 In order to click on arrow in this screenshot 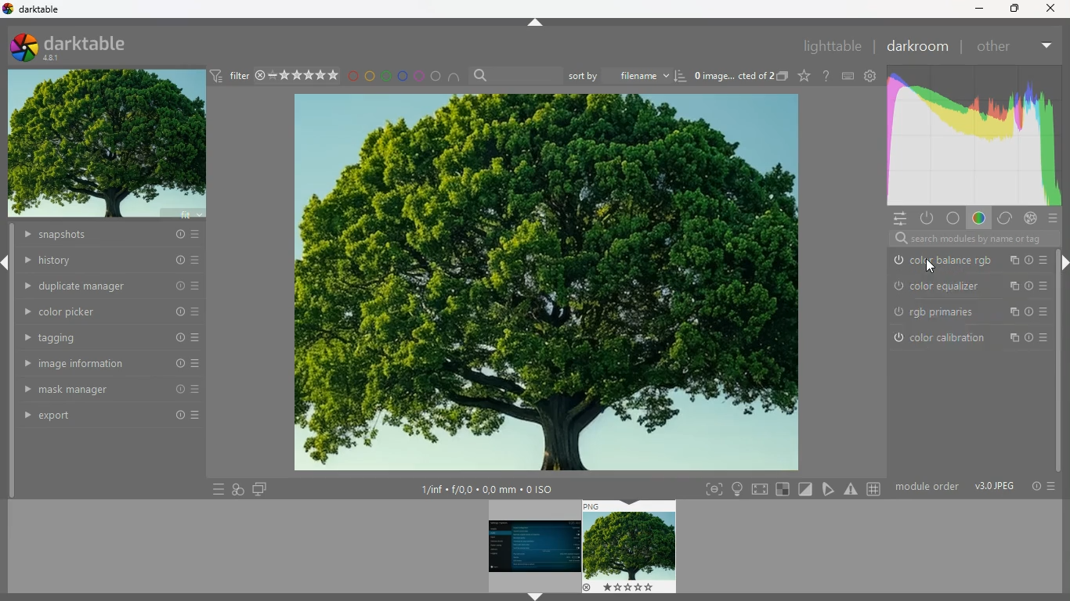, I will do `click(536, 23)`.